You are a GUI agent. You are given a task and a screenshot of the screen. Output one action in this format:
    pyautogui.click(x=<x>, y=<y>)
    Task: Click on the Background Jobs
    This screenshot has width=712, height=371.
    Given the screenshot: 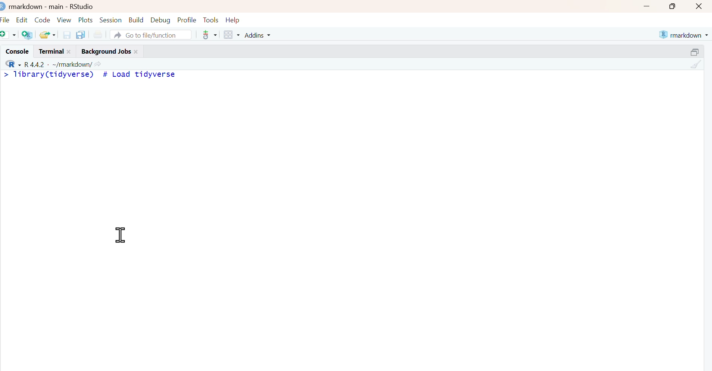 What is the action you would take?
    pyautogui.click(x=105, y=51)
    